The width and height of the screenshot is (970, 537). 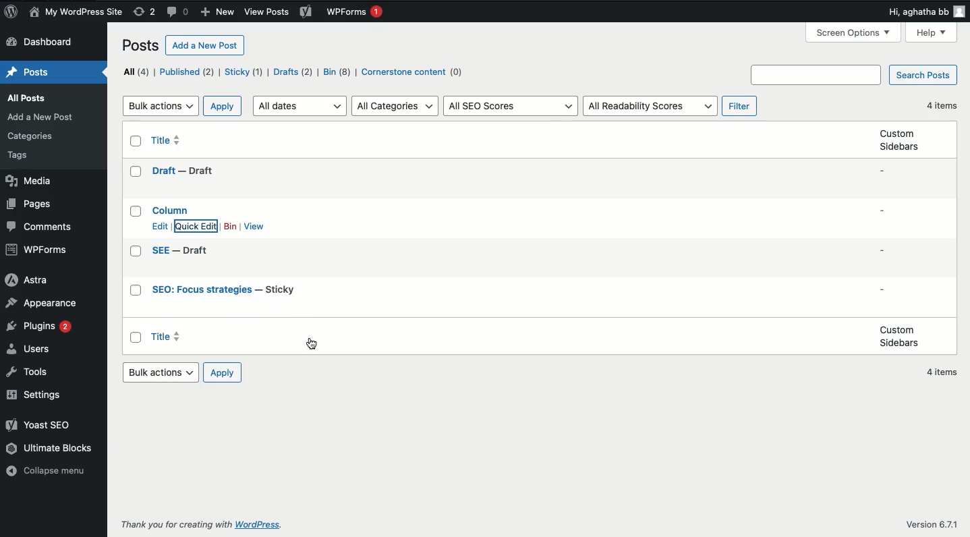 I want to click on Drafts, so click(x=294, y=73).